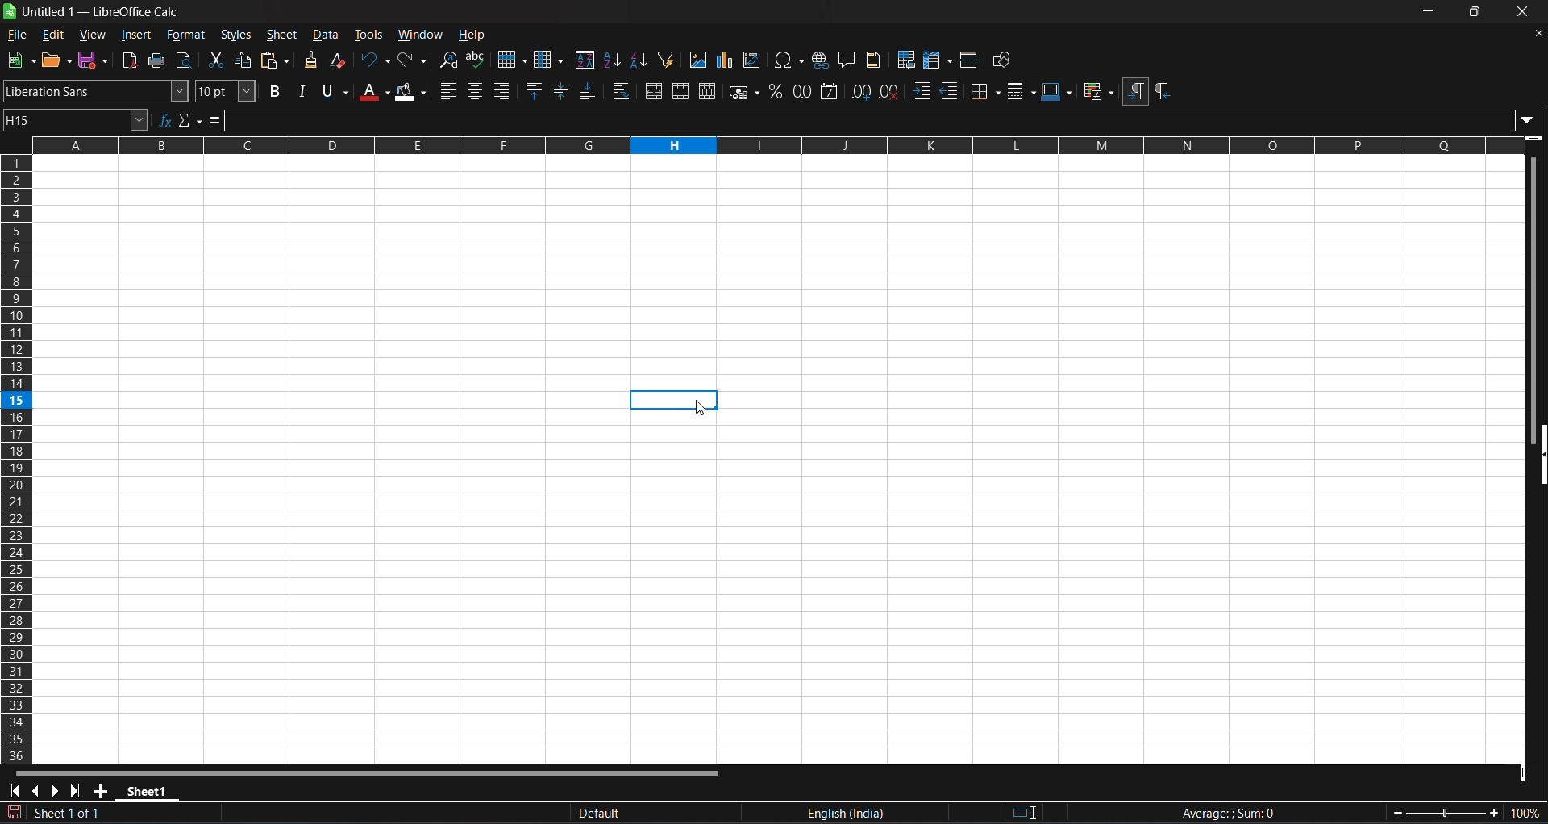 Image resolution: width=1548 pixels, height=824 pixels. What do you see at coordinates (22, 60) in the screenshot?
I see `new` at bounding box center [22, 60].